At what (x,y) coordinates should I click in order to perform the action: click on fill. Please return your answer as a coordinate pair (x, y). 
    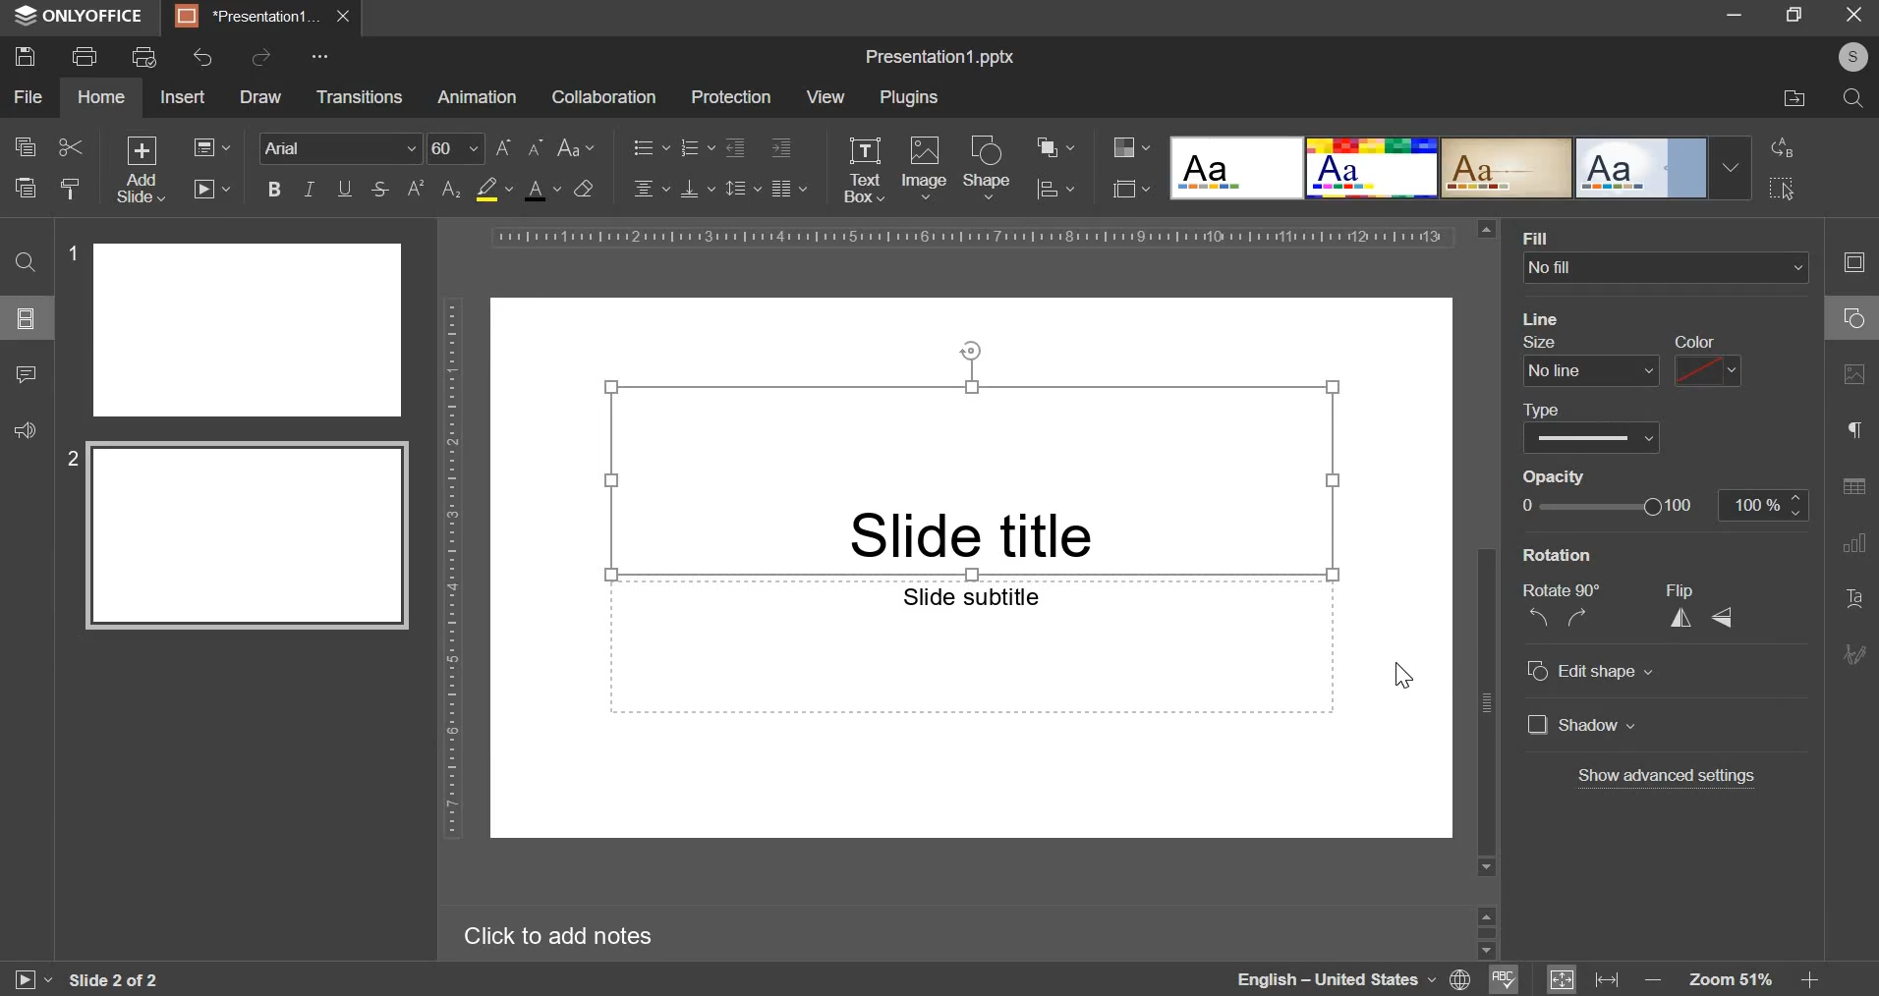
    Looking at the image, I should click on (1538, 238).